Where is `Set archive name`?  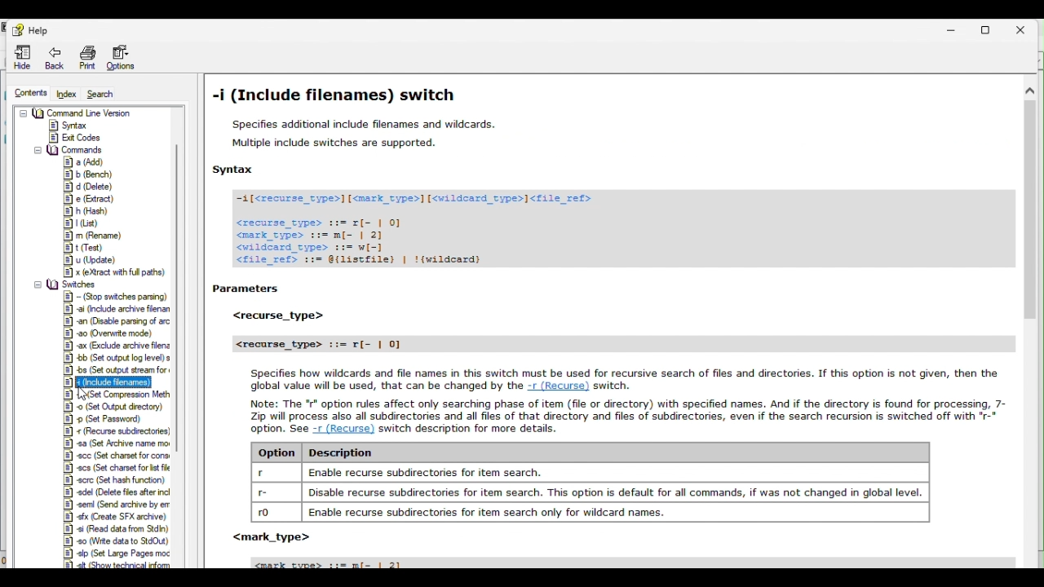 Set archive name is located at coordinates (121, 444).